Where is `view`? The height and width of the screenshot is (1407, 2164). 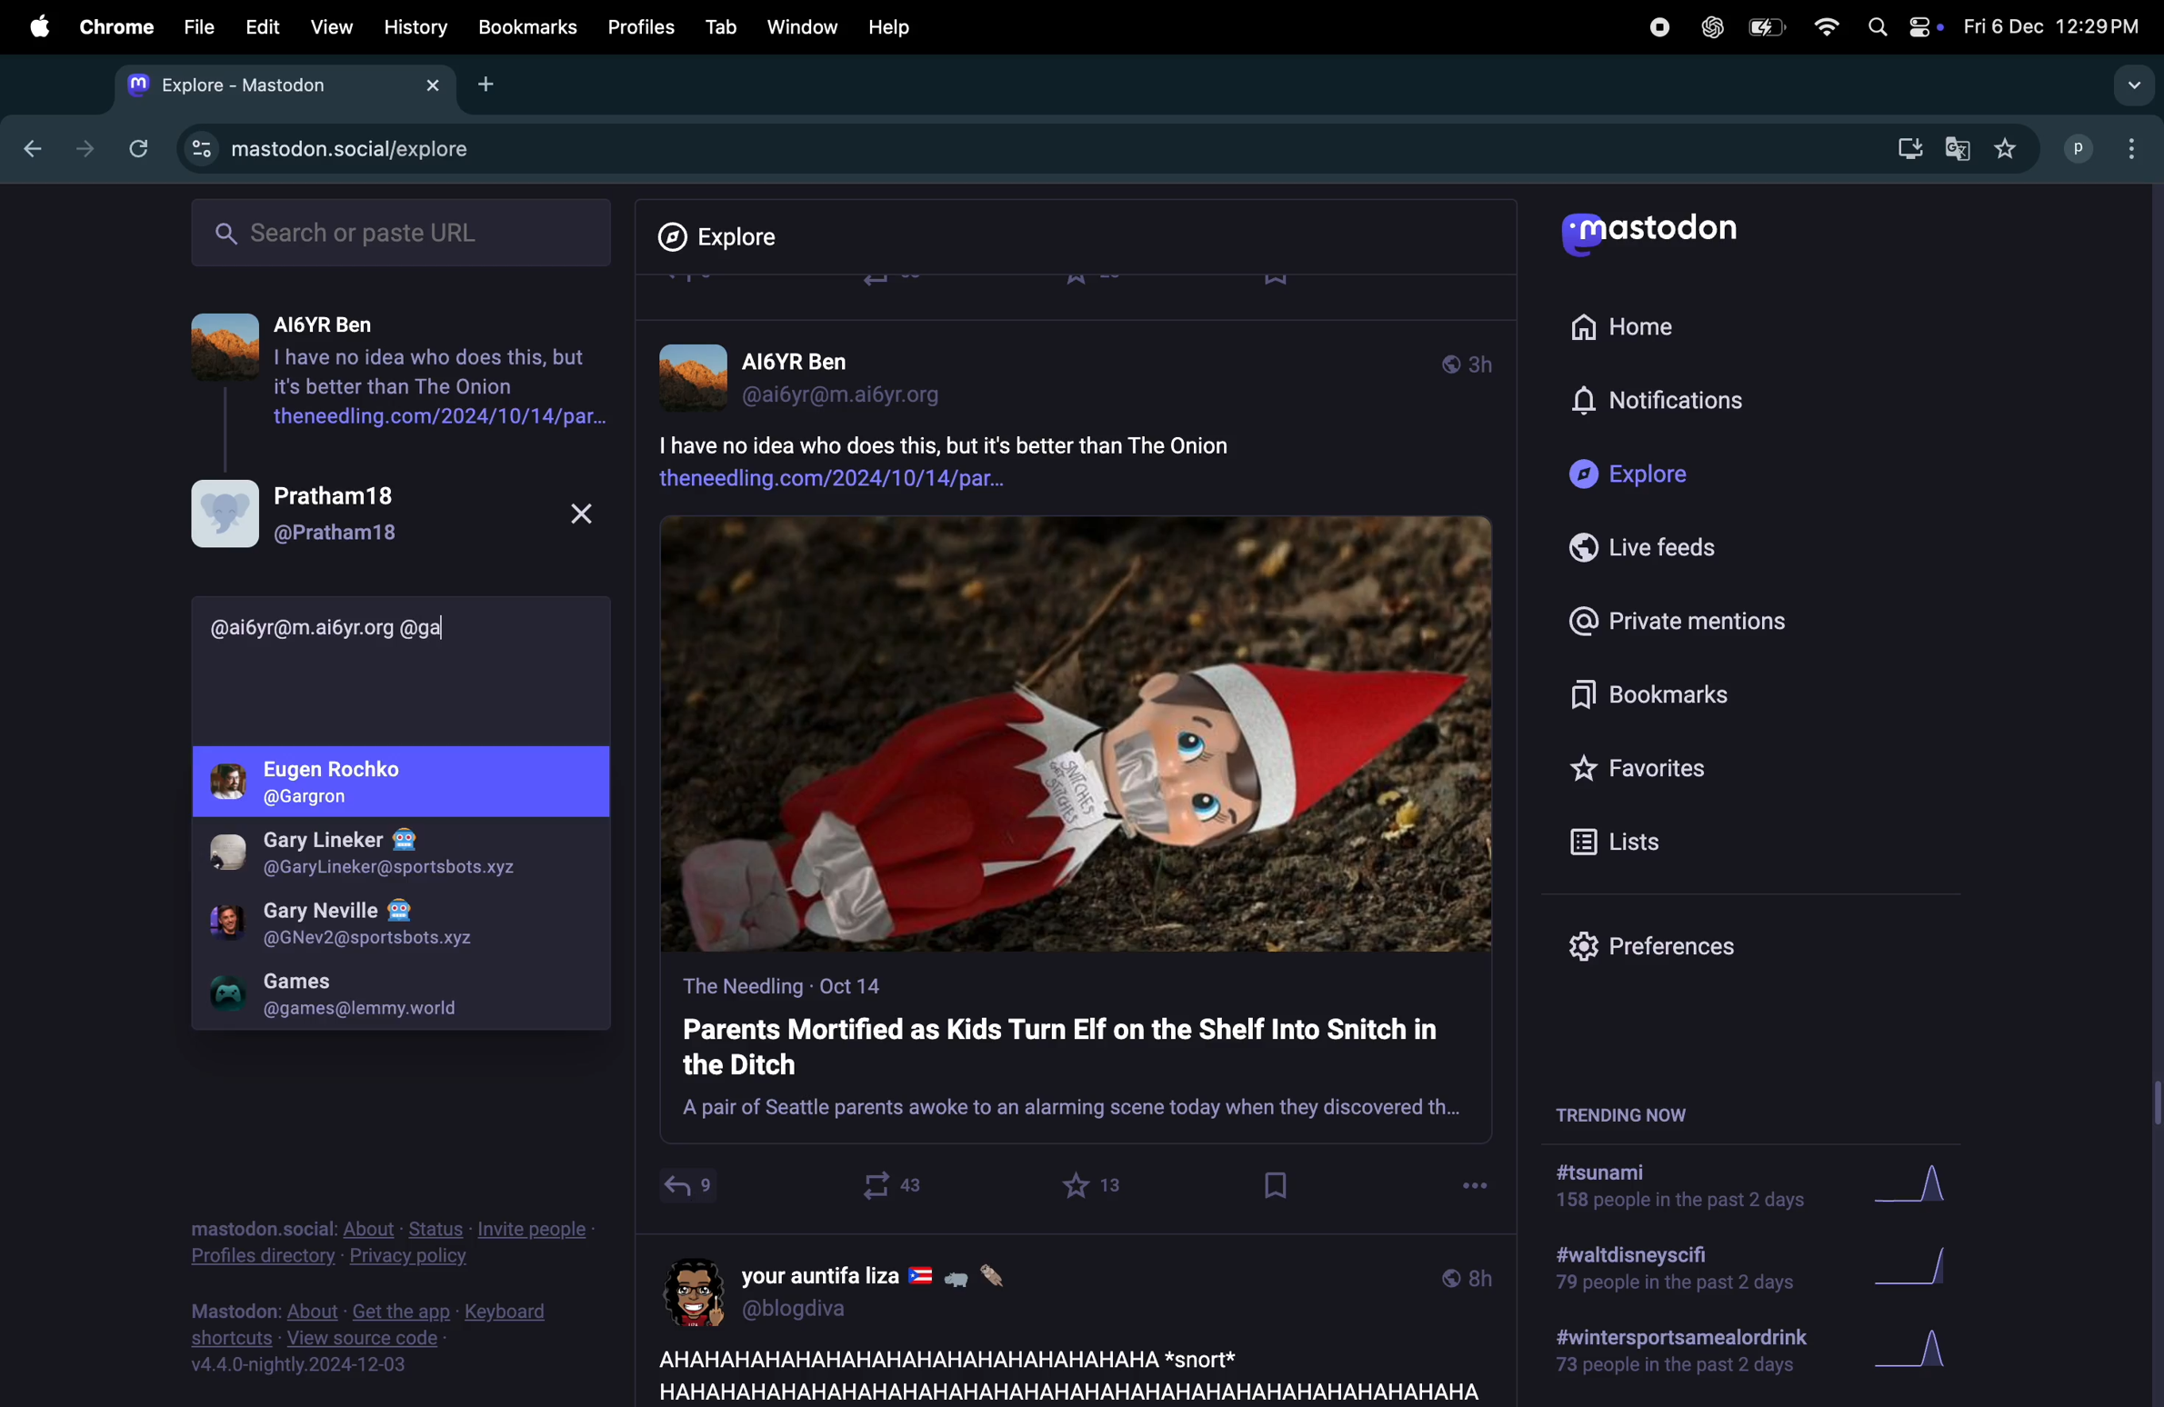 view is located at coordinates (326, 28).